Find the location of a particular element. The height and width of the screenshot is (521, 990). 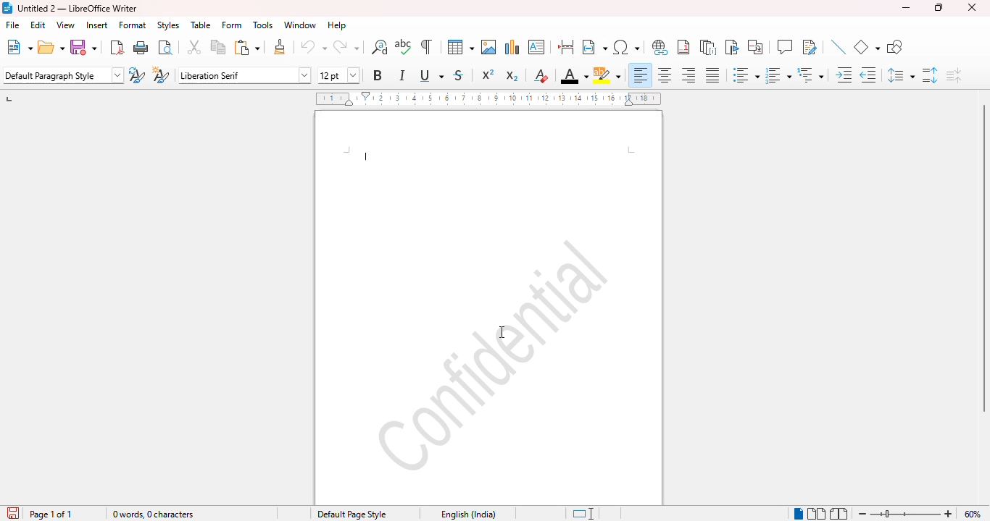

superscript is located at coordinates (488, 74).